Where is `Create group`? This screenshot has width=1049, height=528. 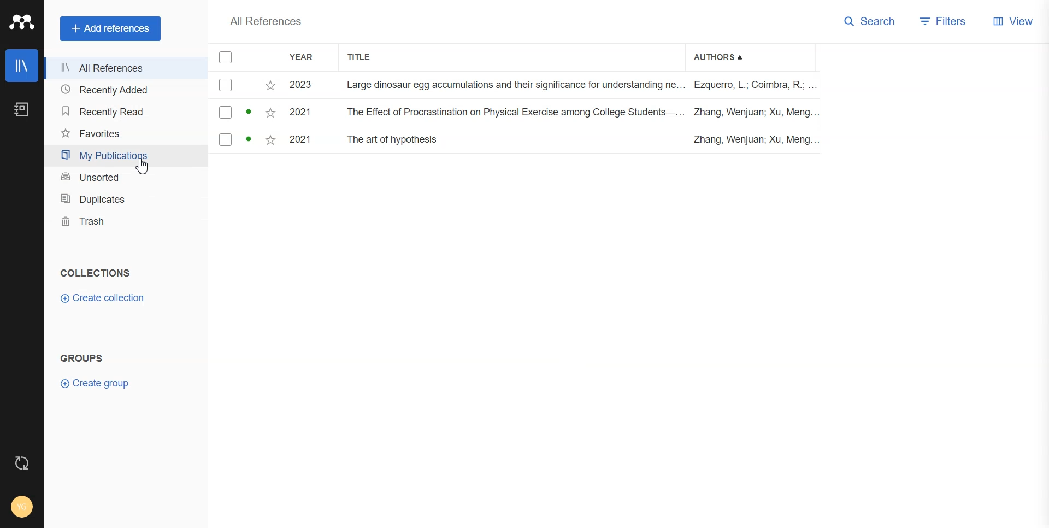 Create group is located at coordinates (98, 383).